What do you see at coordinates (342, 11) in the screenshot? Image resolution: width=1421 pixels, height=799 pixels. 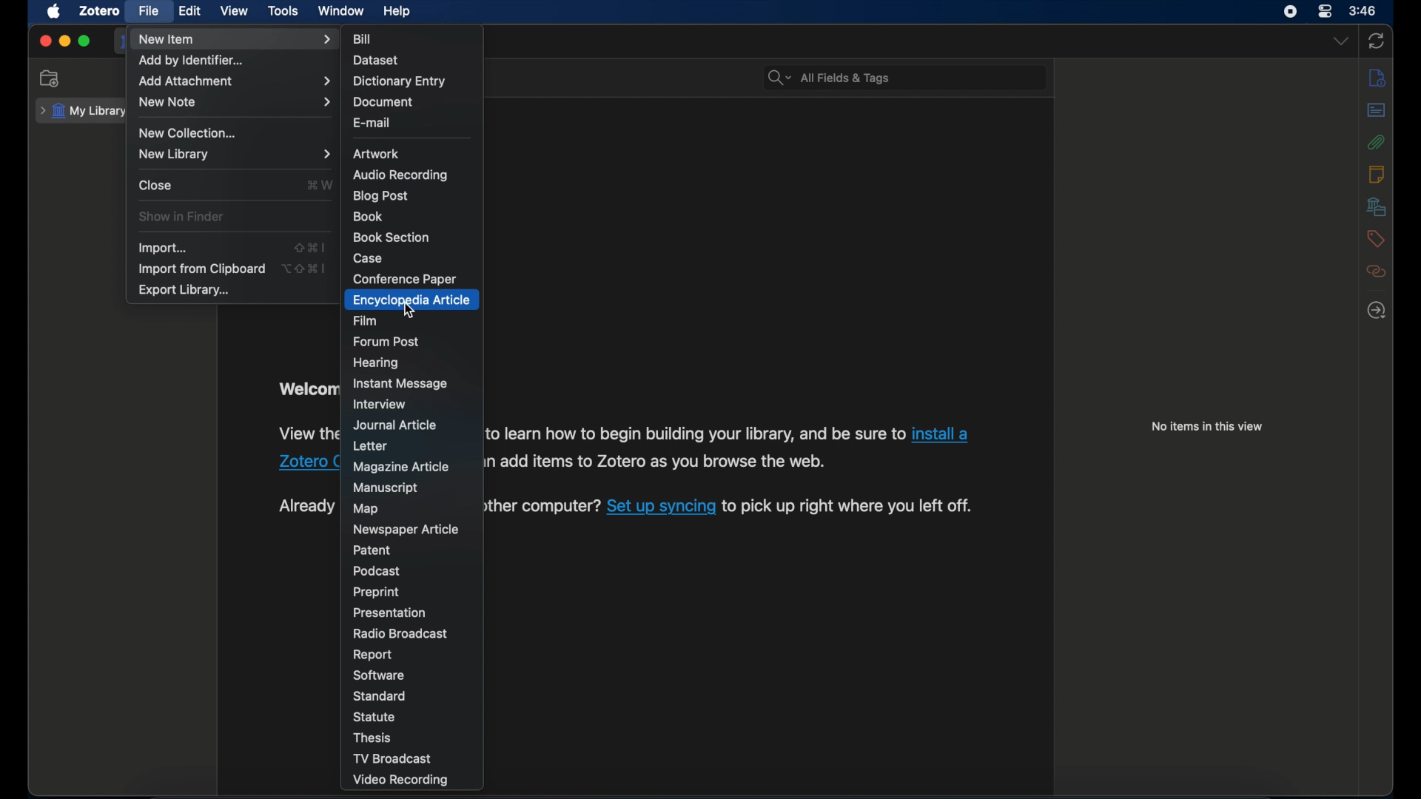 I see `window` at bounding box center [342, 11].